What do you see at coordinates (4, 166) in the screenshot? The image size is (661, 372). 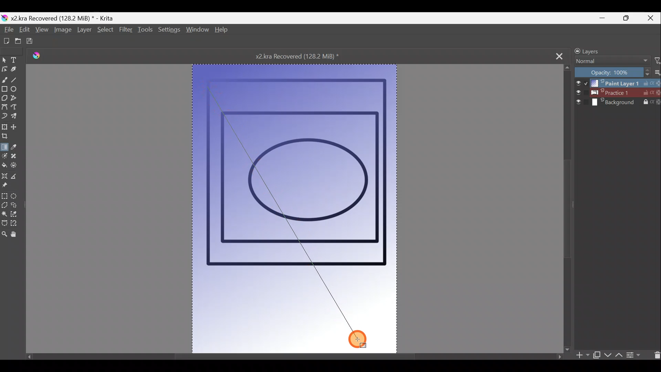 I see `Fill a contiguous area of colour with colour/fill a selection` at bounding box center [4, 166].